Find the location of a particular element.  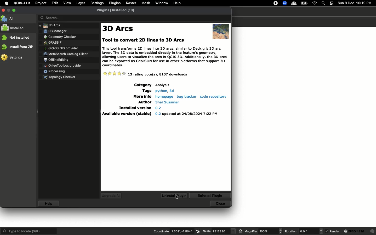

Apple is located at coordinates (7, 3).